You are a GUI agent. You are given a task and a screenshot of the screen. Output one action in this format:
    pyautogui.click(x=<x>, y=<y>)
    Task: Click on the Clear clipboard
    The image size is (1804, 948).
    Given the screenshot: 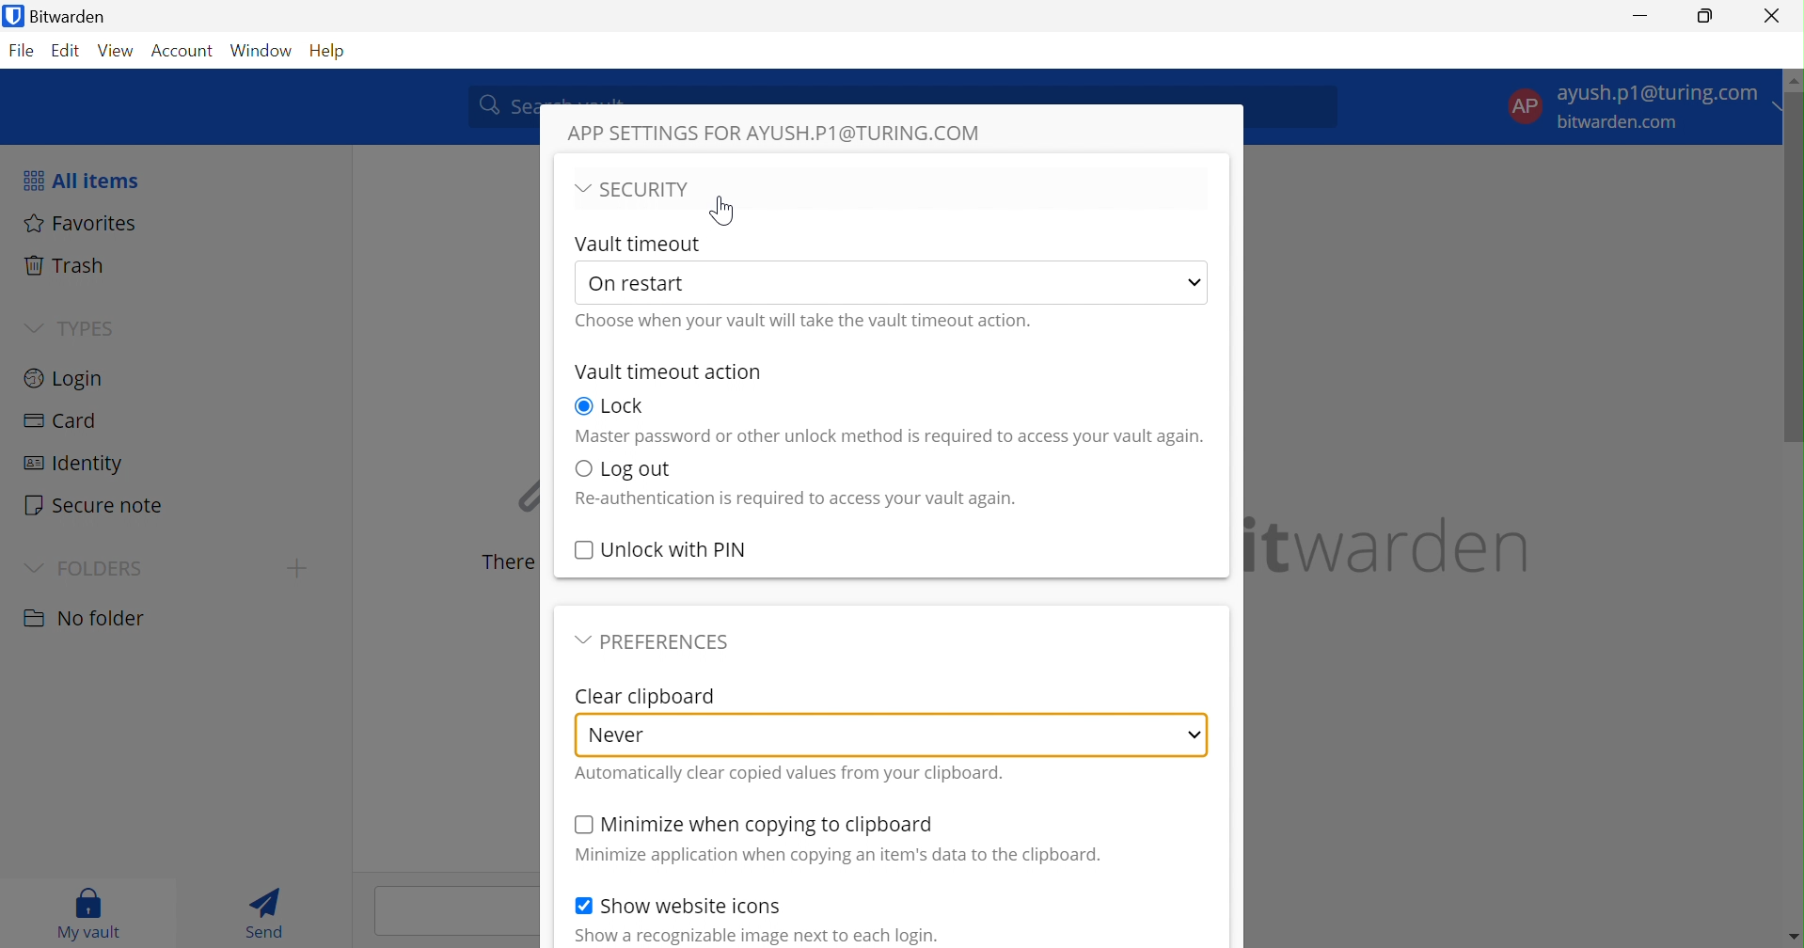 What is the action you would take?
    pyautogui.click(x=644, y=695)
    